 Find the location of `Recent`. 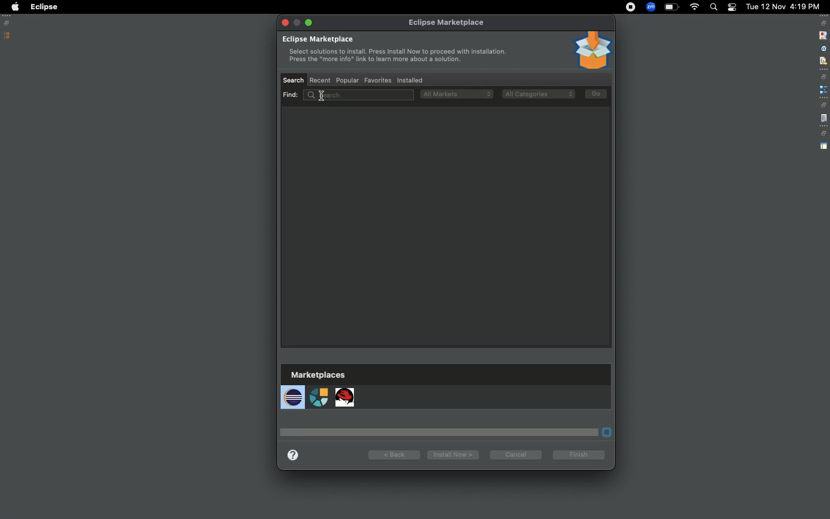

Recent is located at coordinates (321, 80).